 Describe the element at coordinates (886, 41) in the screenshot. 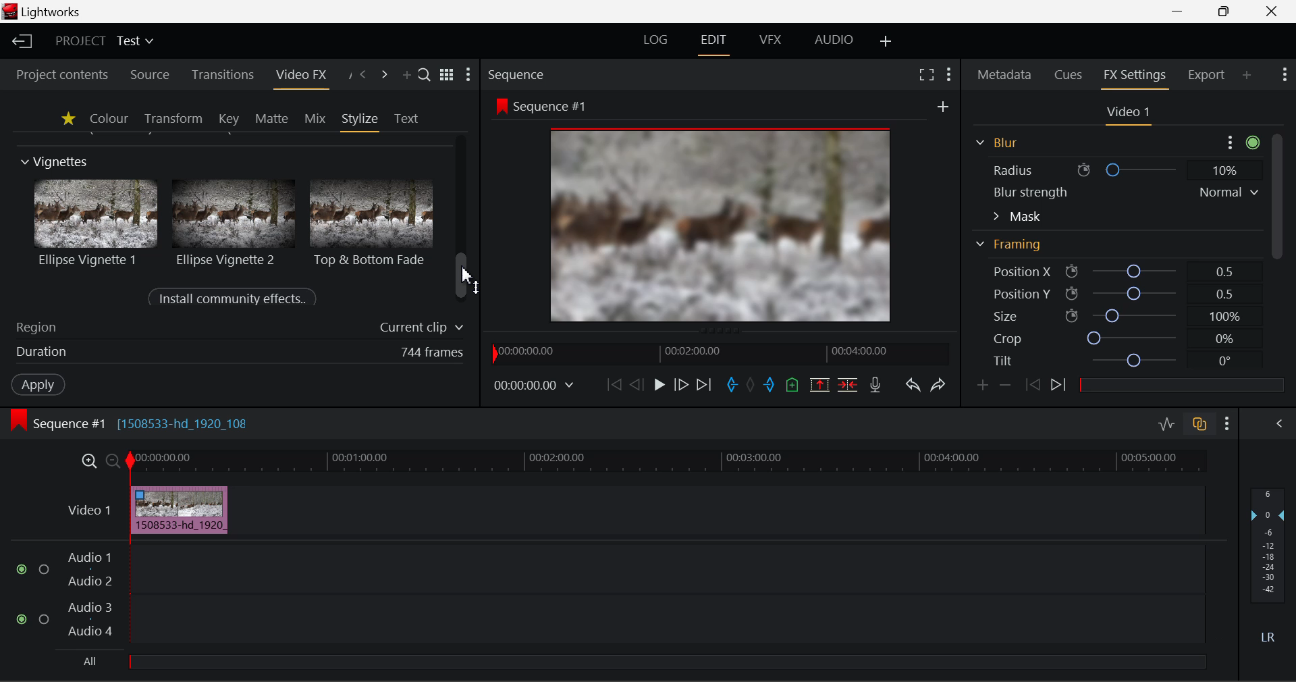

I see `Add Layout` at that location.